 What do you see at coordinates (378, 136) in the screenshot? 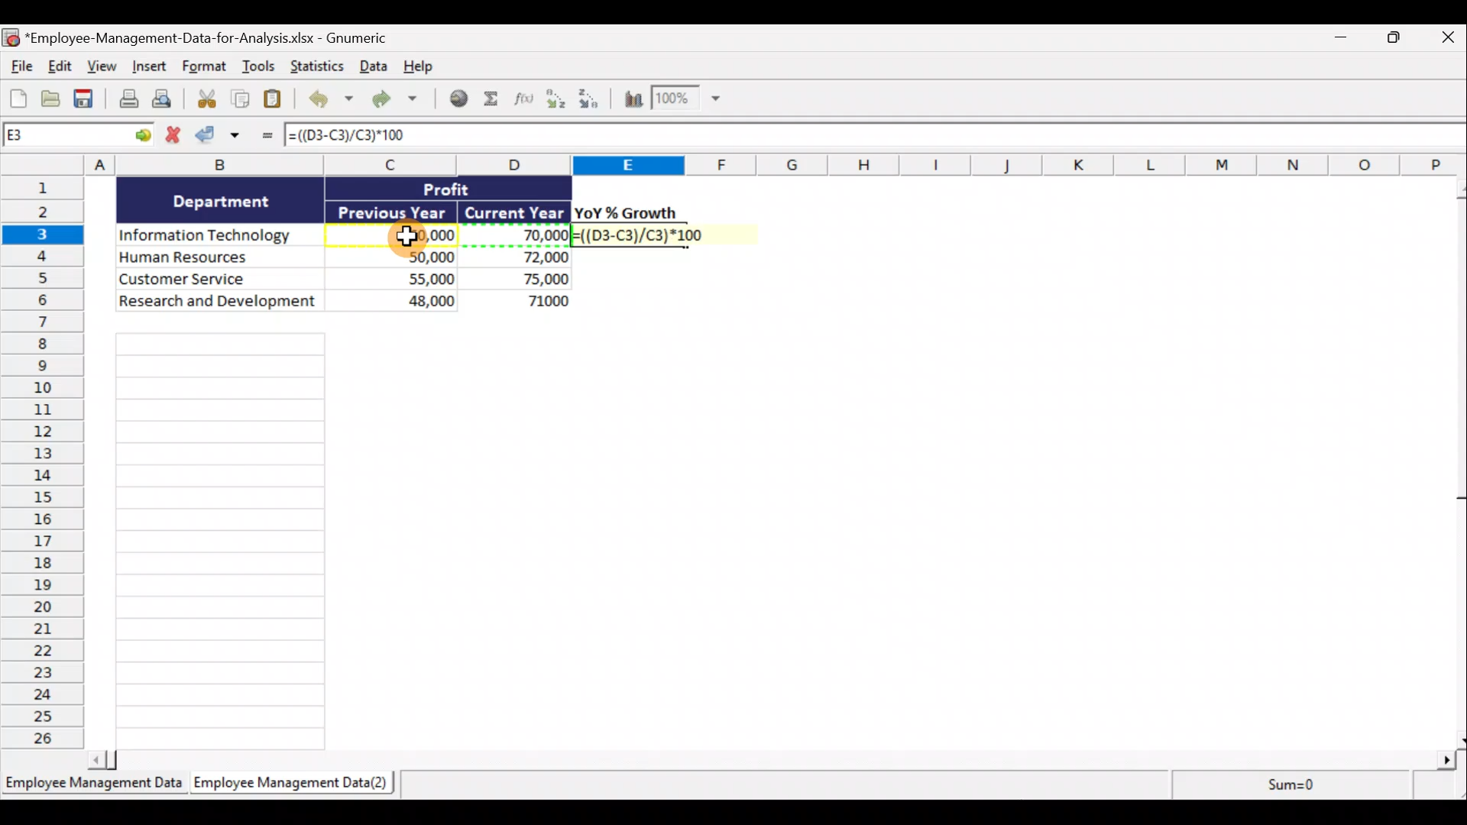
I see `=((D3-C3)/C3)*100` at bounding box center [378, 136].